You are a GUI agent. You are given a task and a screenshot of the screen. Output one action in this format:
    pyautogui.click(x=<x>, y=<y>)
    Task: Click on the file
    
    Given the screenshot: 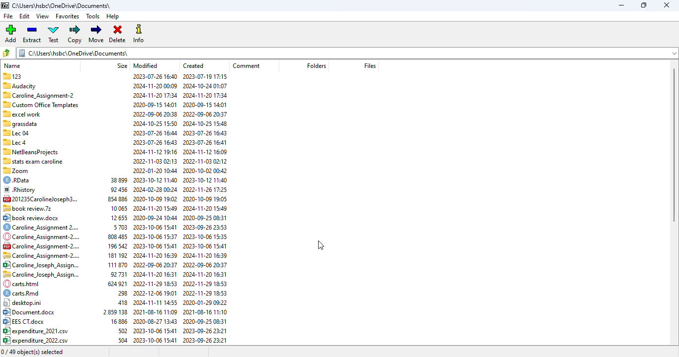 What is the action you would take?
    pyautogui.click(x=8, y=16)
    